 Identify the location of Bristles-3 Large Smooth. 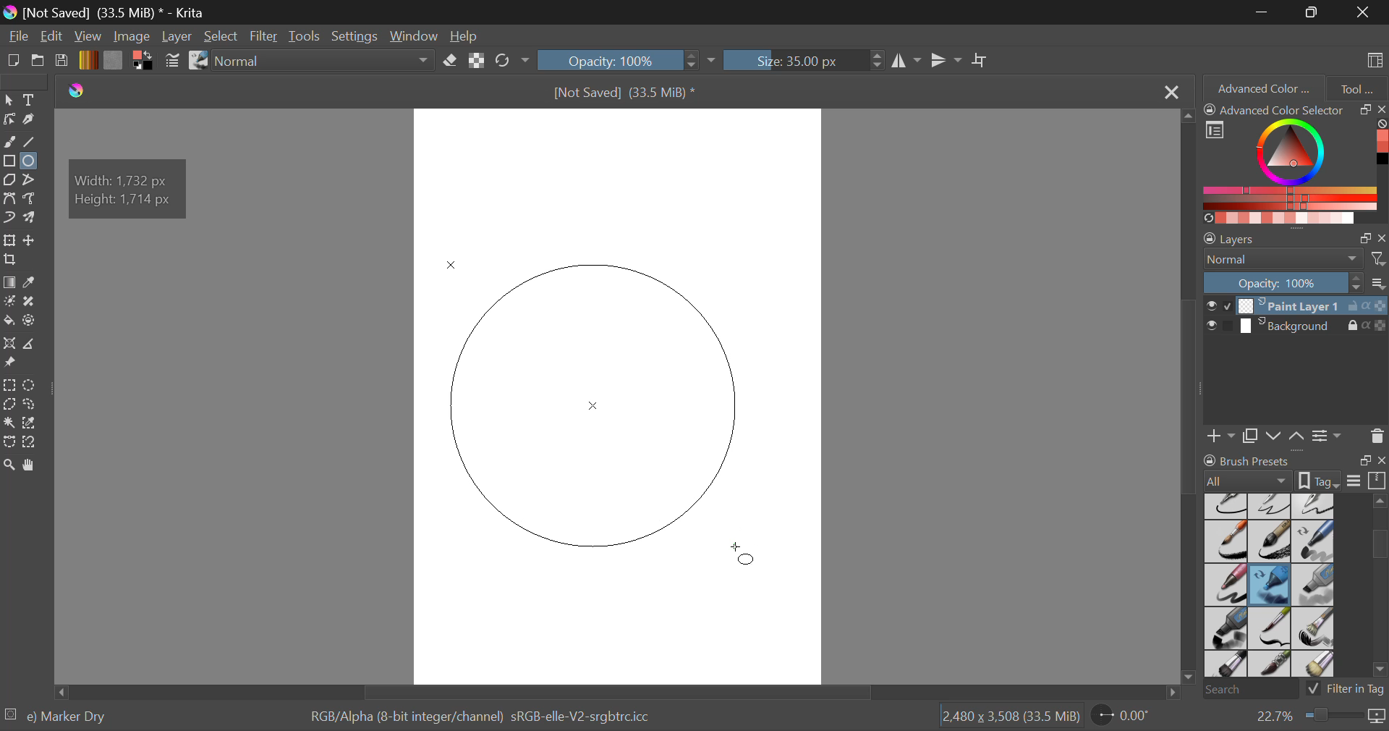
(1225, 665).